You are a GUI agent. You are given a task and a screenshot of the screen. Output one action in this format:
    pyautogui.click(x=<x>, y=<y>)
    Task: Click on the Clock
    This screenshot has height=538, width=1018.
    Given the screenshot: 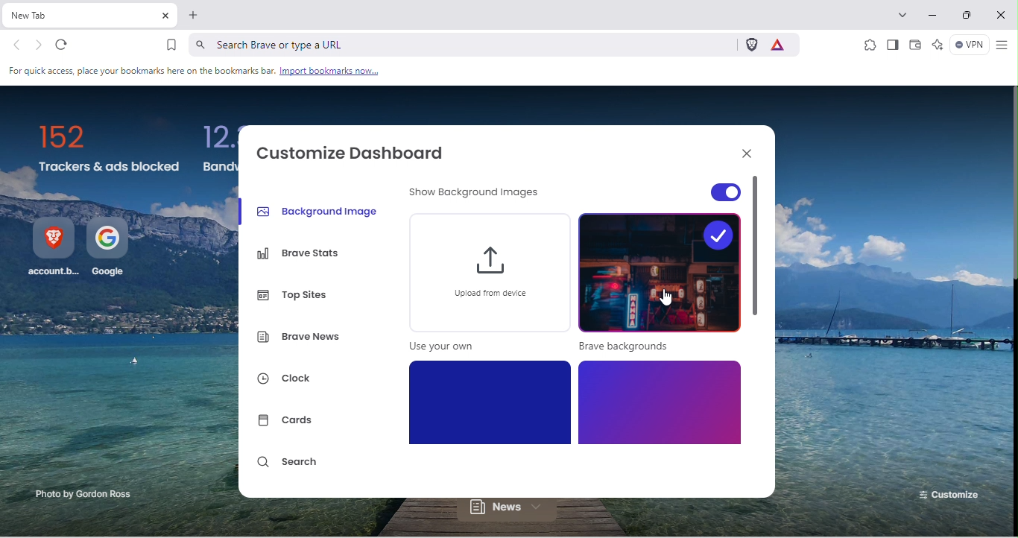 What is the action you would take?
    pyautogui.click(x=293, y=381)
    